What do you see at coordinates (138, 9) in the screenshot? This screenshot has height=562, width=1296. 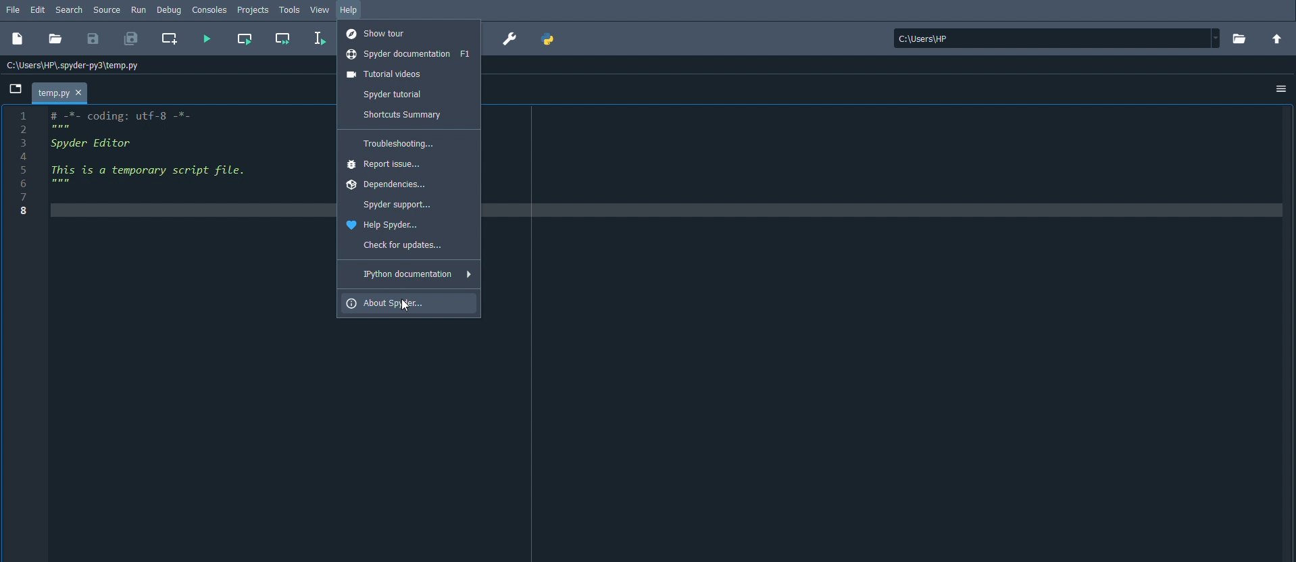 I see `Run` at bounding box center [138, 9].